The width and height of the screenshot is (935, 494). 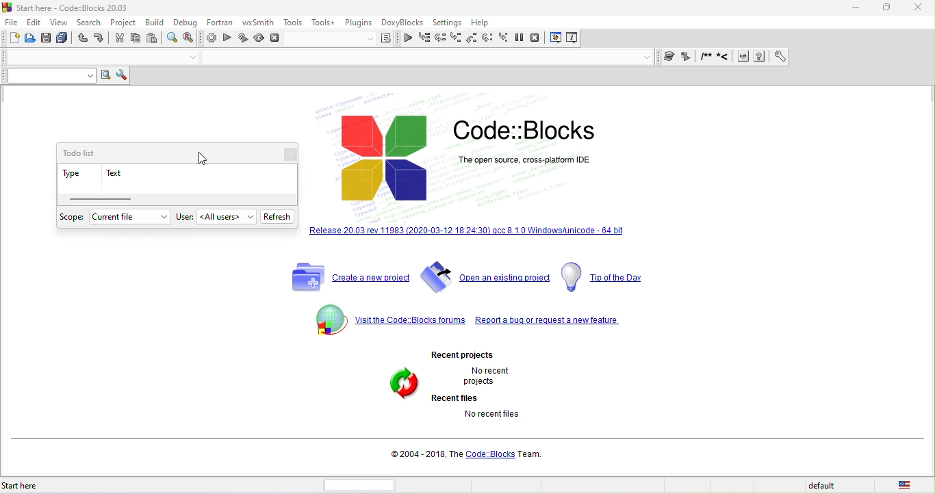 What do you see at coordinates (155, 39) in the screenshot?
I see `paste` at bounding box center [155, 39].